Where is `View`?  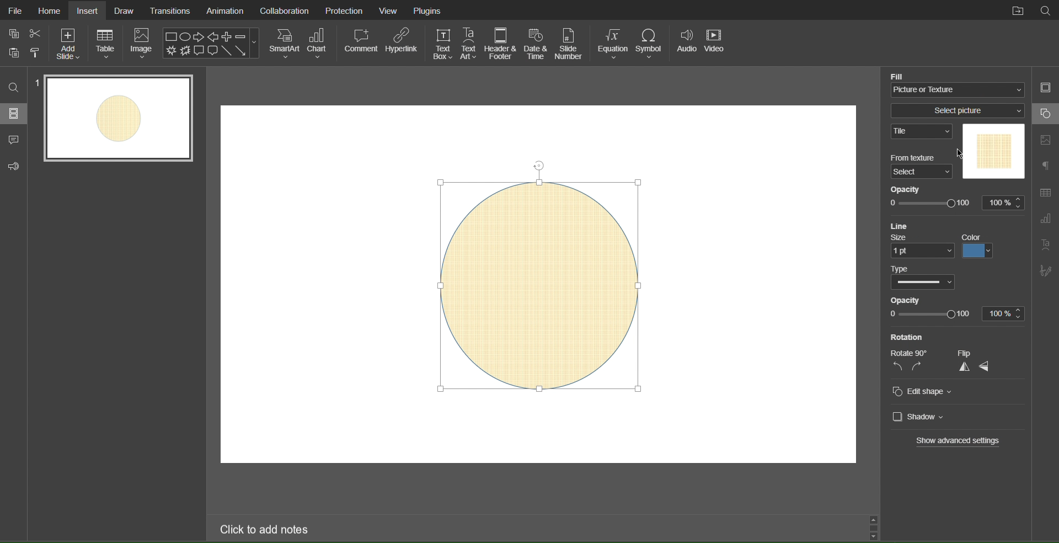
View is located at coordinates (391, 10).